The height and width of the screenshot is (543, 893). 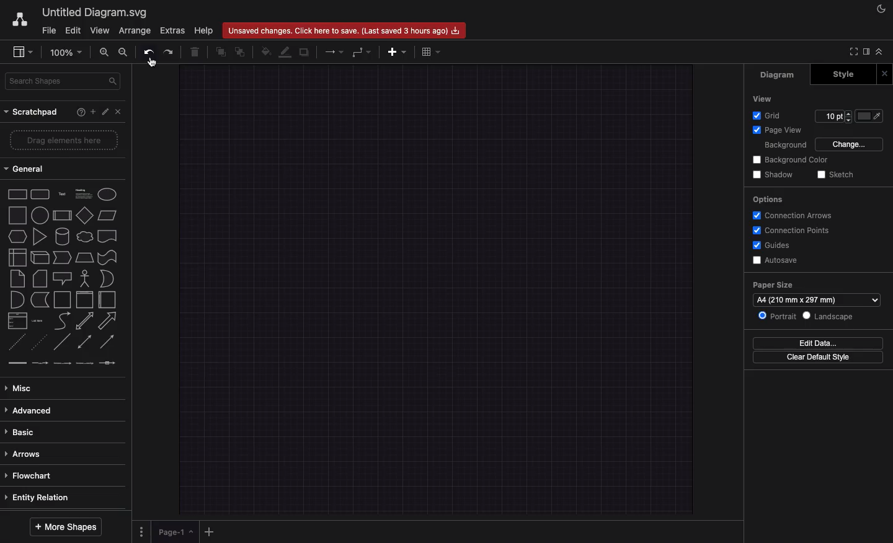 I want to click on Scratchpad, so click(x=32, y=112).